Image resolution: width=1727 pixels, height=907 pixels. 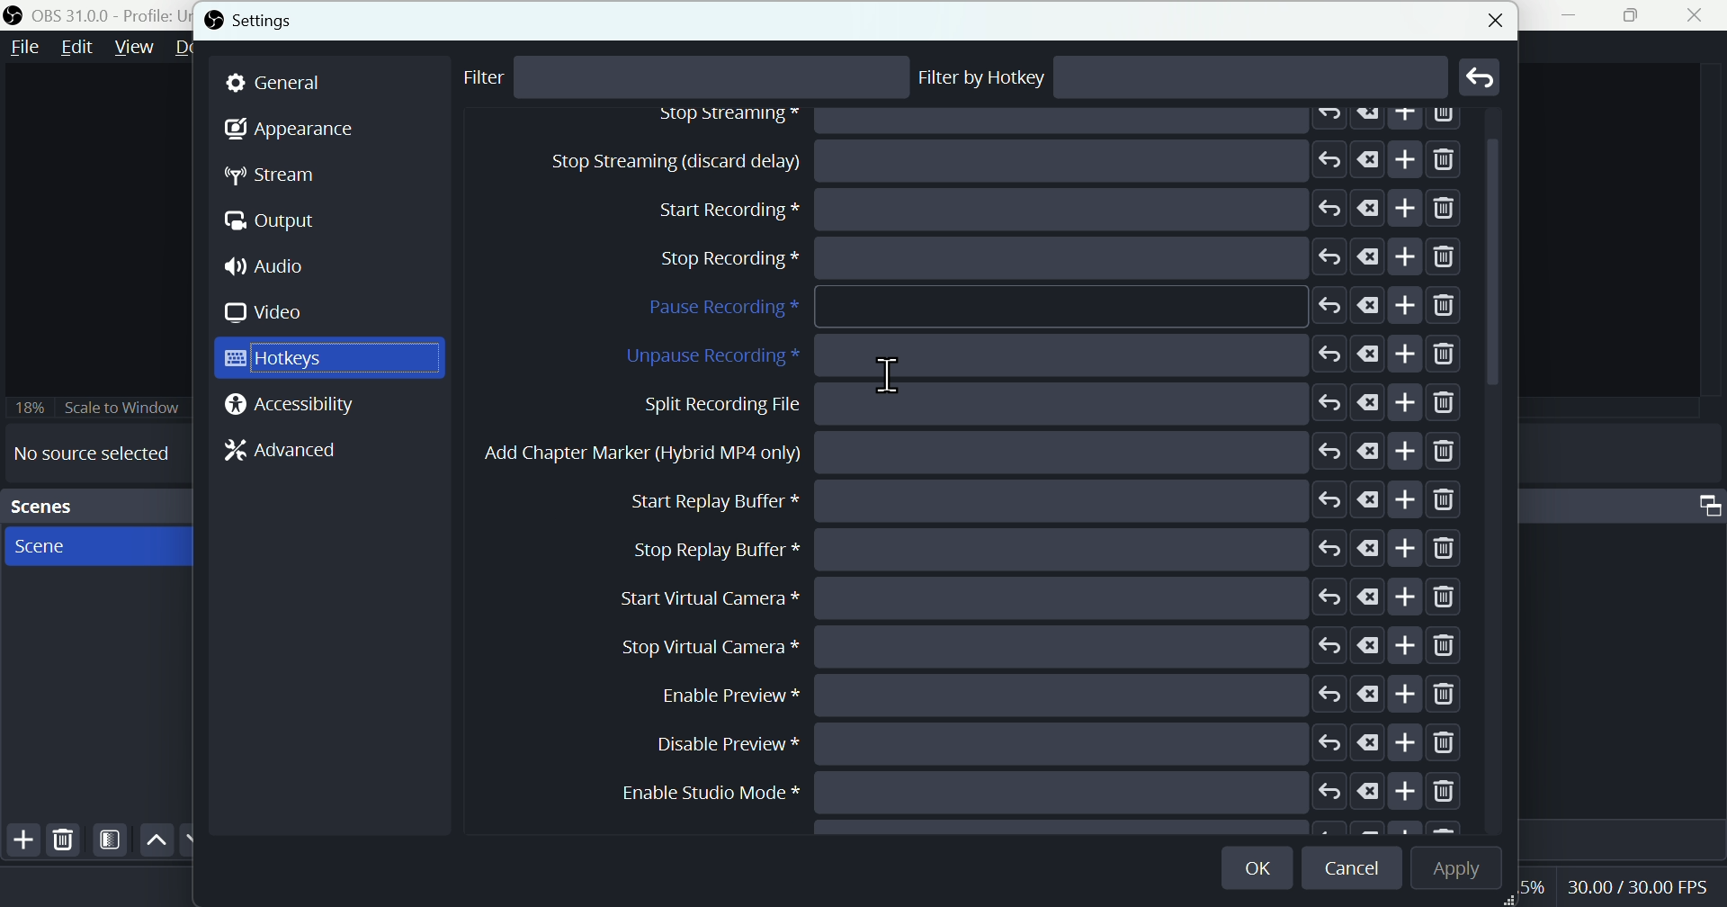 I want to click on close, so click(x=1491, y=17).